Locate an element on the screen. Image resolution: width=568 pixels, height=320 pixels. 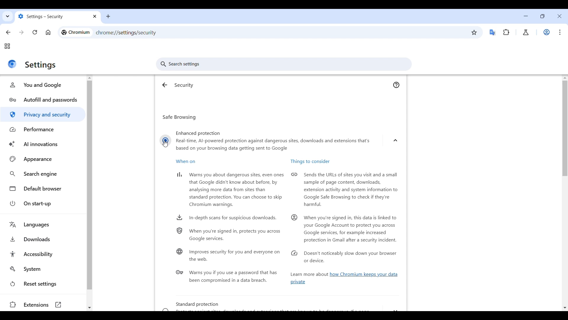
Click to collapse is located at coordinates (395, 140).